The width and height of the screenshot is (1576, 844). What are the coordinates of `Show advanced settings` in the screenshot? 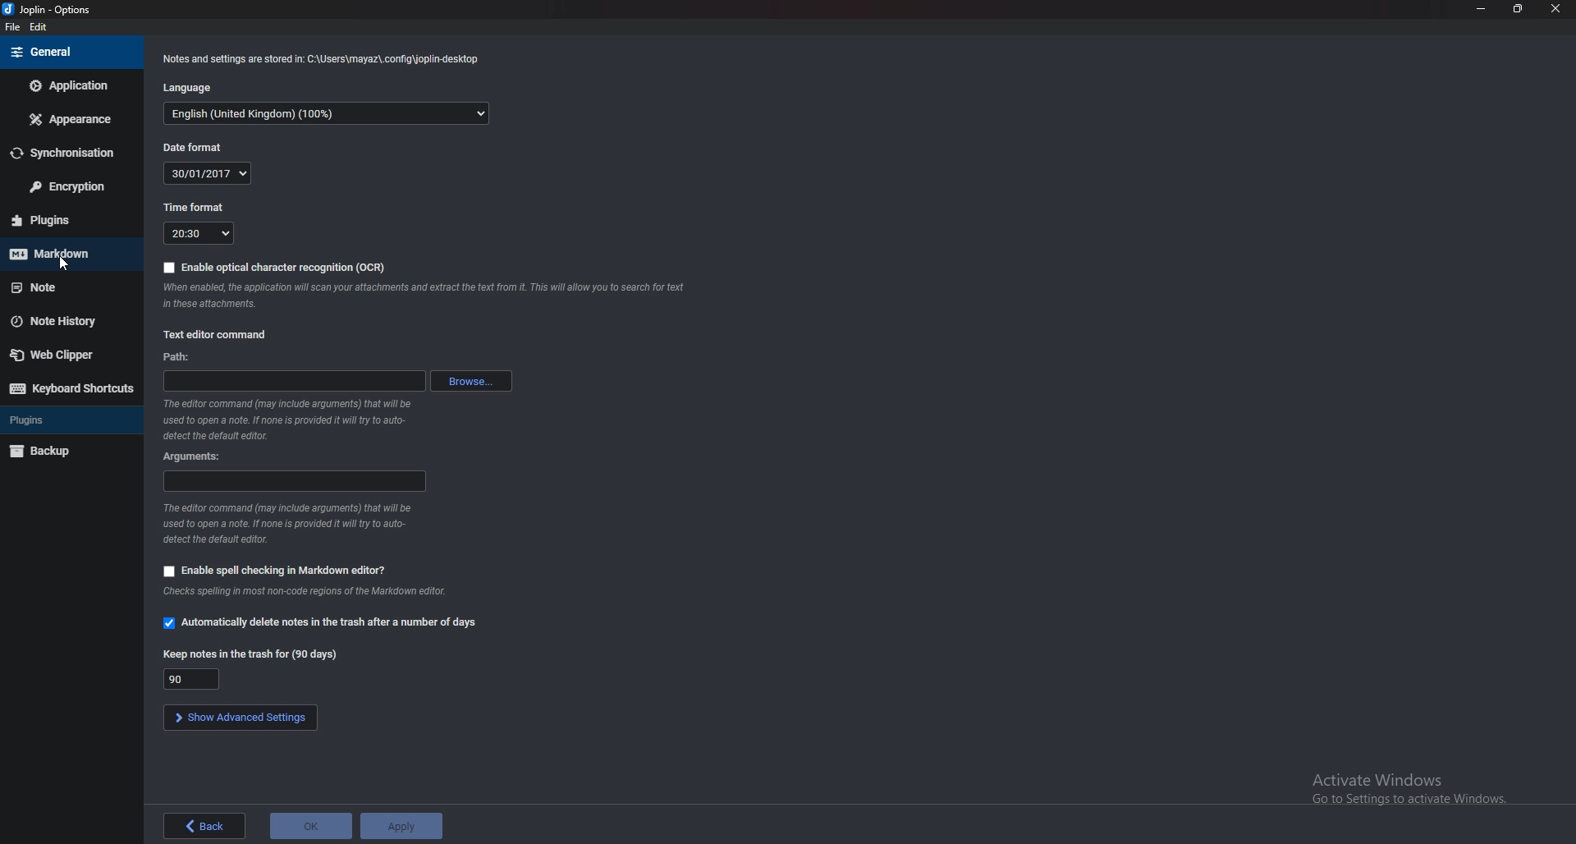 It's located at (237, 716).